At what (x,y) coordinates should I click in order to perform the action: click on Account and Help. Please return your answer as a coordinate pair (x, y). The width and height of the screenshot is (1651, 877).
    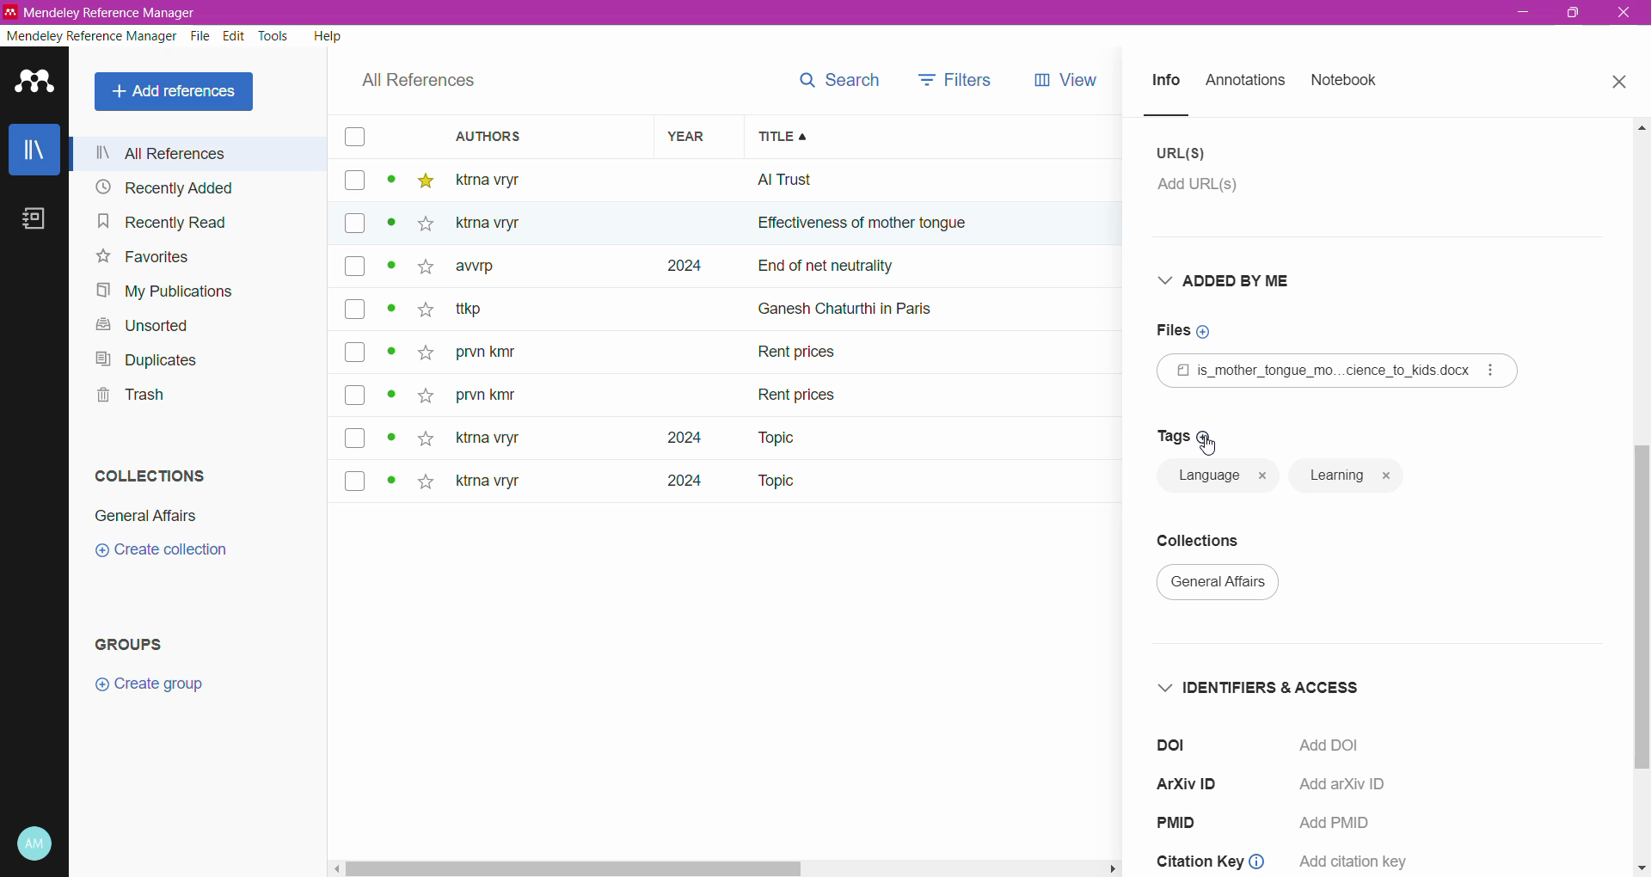
    Looking at the image, I should click on (35, 844).